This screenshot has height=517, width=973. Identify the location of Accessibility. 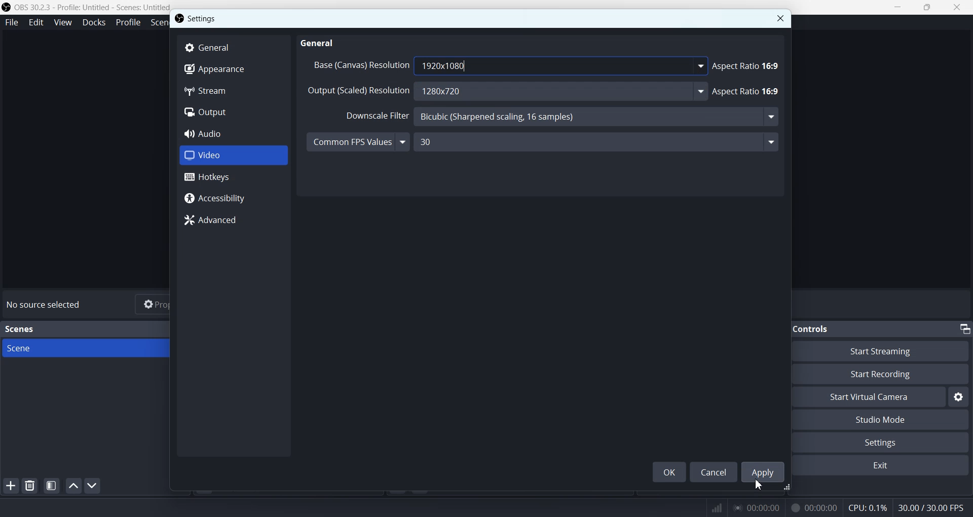
(233, 199).